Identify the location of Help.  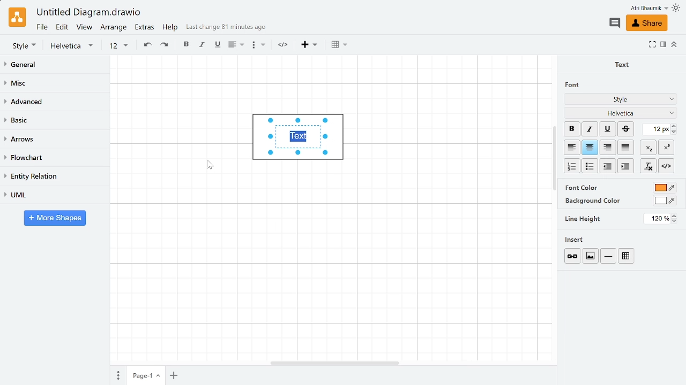
(171, 29).